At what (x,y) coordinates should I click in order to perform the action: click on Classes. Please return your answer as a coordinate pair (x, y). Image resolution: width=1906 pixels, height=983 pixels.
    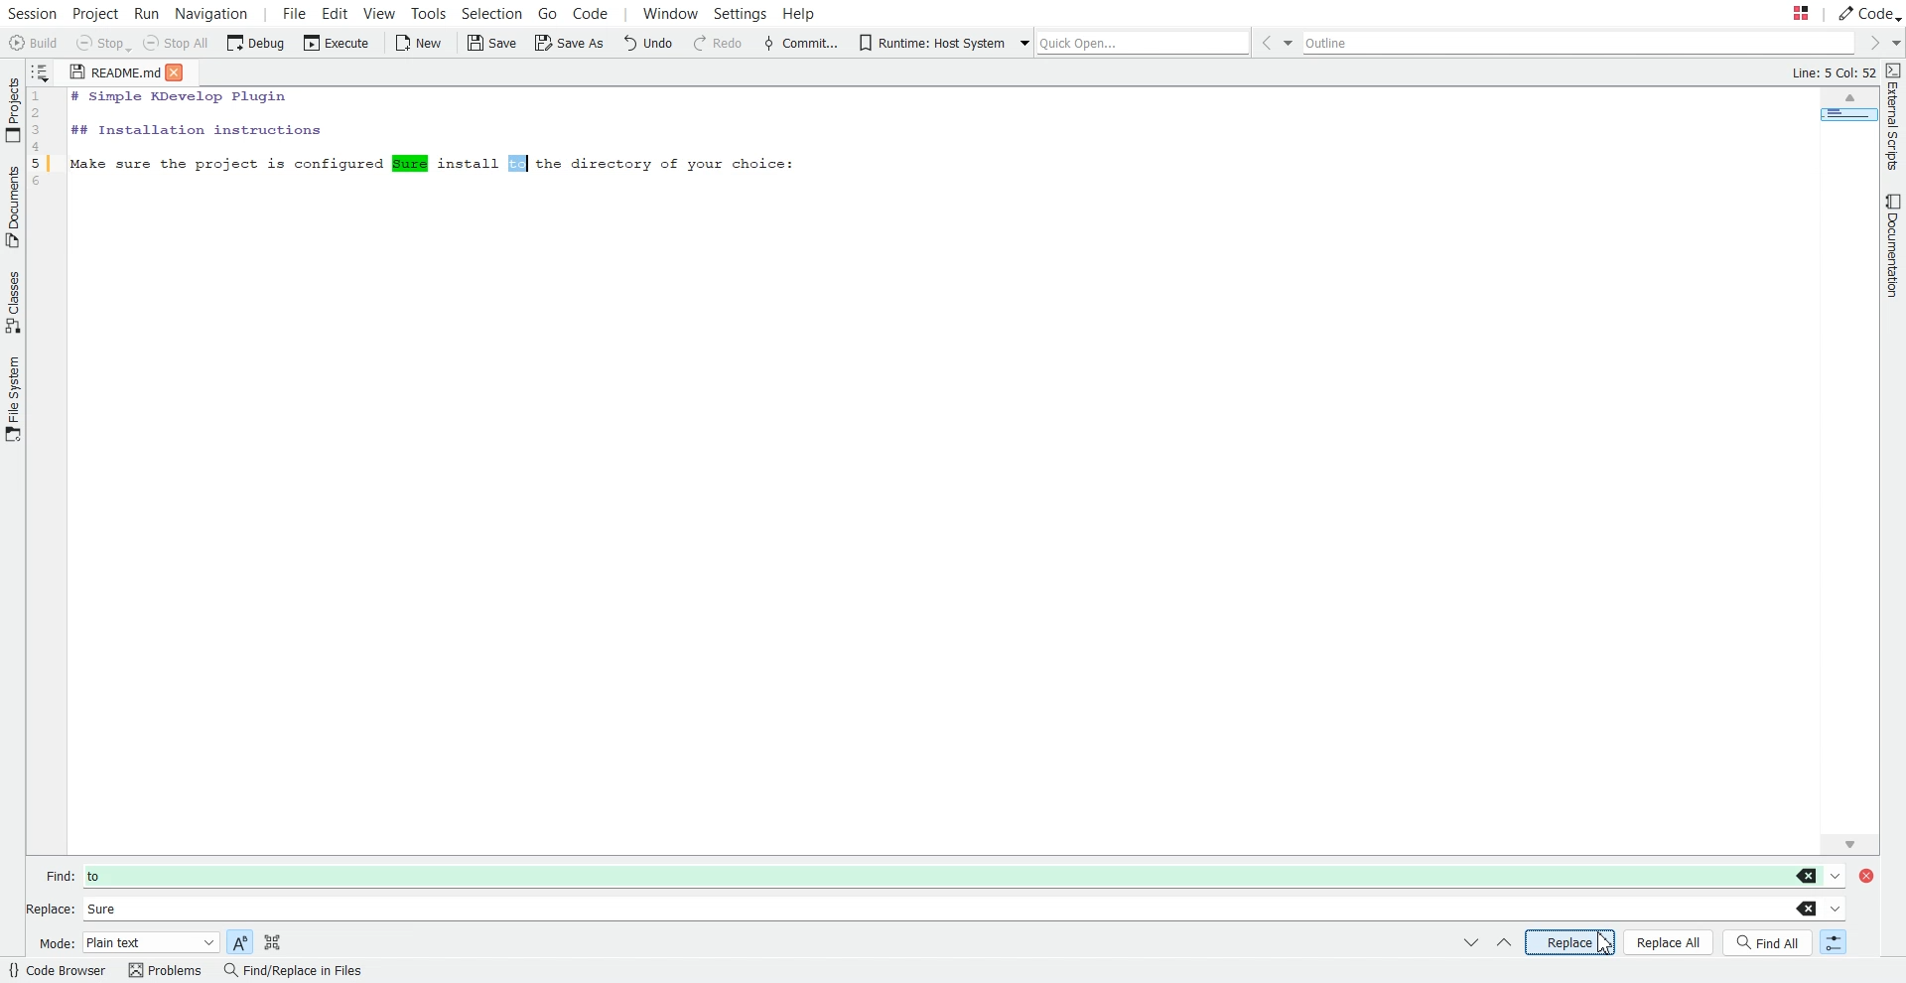
    Looking at the image, I should click on (12, 302).